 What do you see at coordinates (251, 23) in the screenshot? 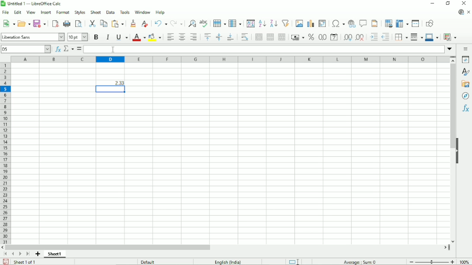
I see `Sort` at bounding box center [251, 23].